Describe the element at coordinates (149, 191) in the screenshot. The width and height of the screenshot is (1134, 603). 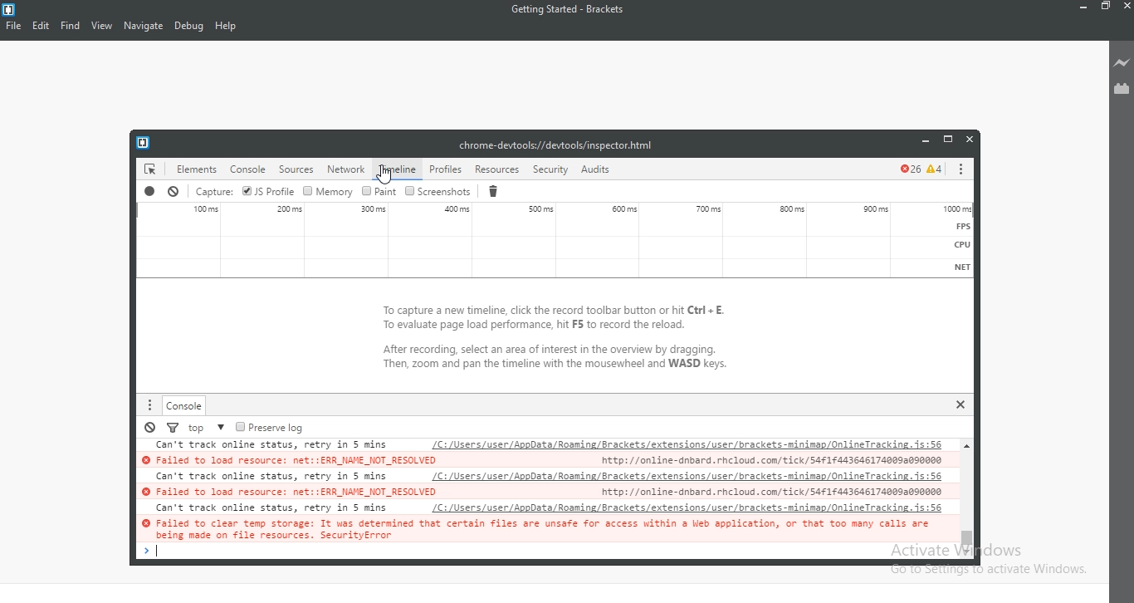
I see `Recording` at that location.